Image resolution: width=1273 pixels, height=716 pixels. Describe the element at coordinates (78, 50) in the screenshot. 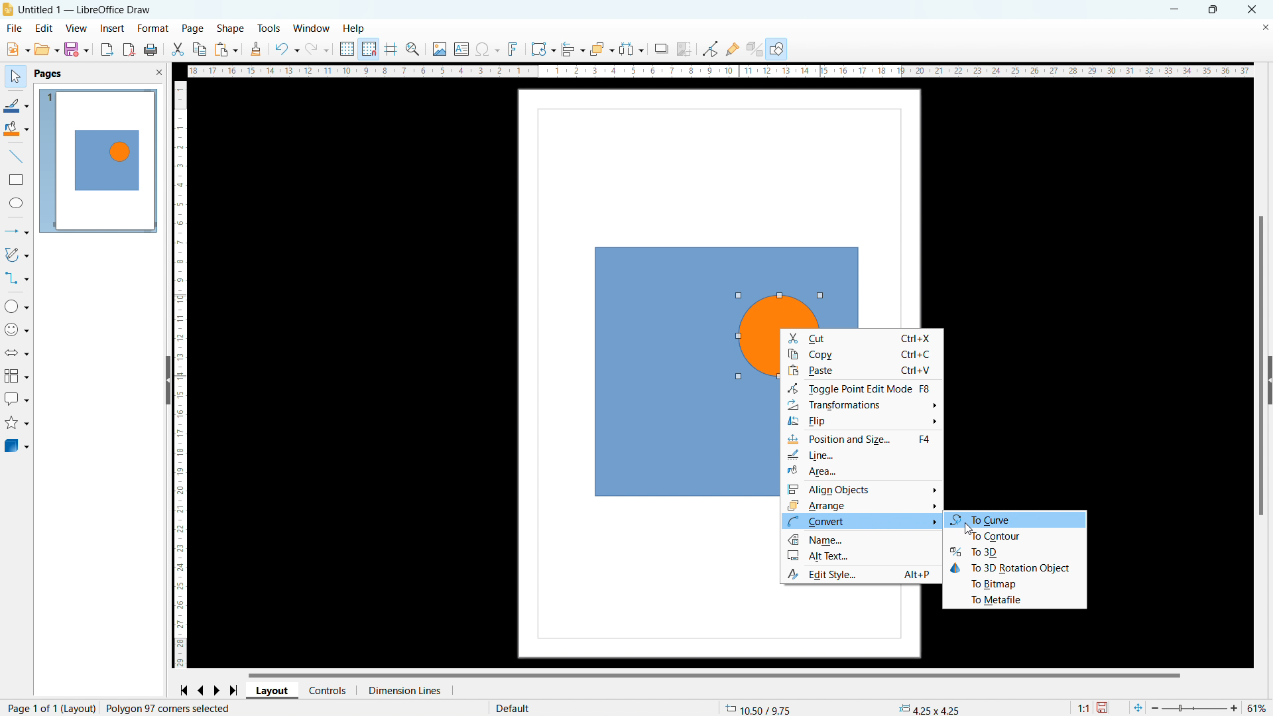

I see `save` at that location.